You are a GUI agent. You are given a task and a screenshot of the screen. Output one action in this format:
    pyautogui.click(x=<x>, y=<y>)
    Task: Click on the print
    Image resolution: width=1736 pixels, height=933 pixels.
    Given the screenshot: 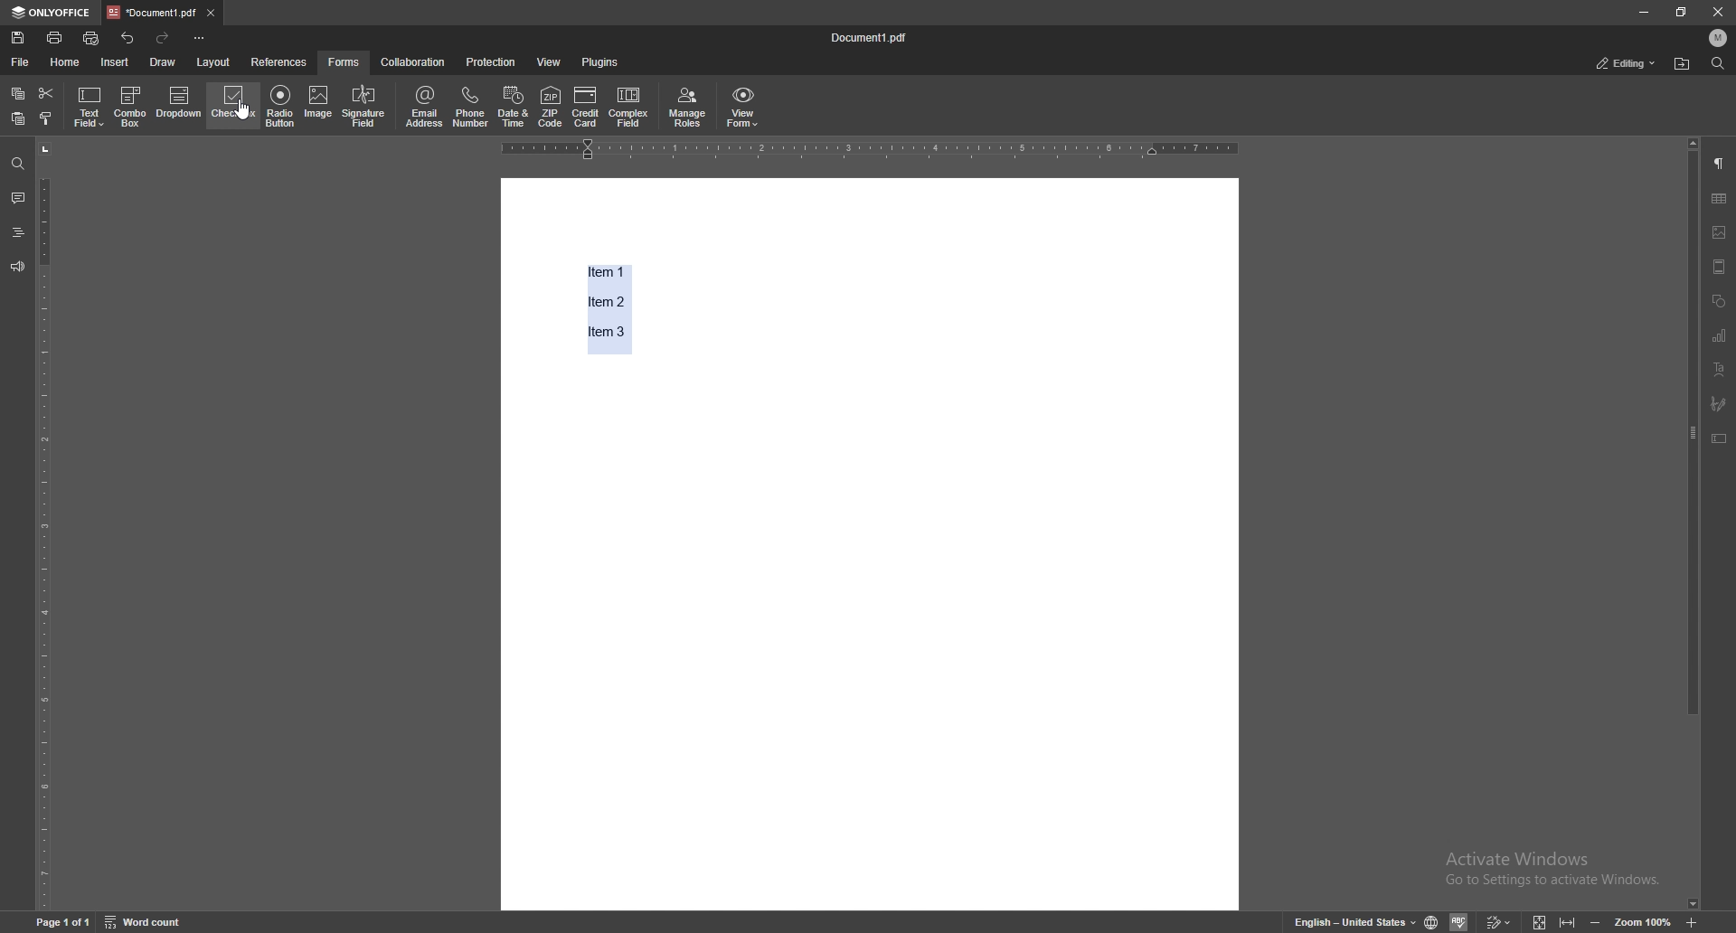 What is the action you would take?
    pyautogui.click(x=55, y=37)
    